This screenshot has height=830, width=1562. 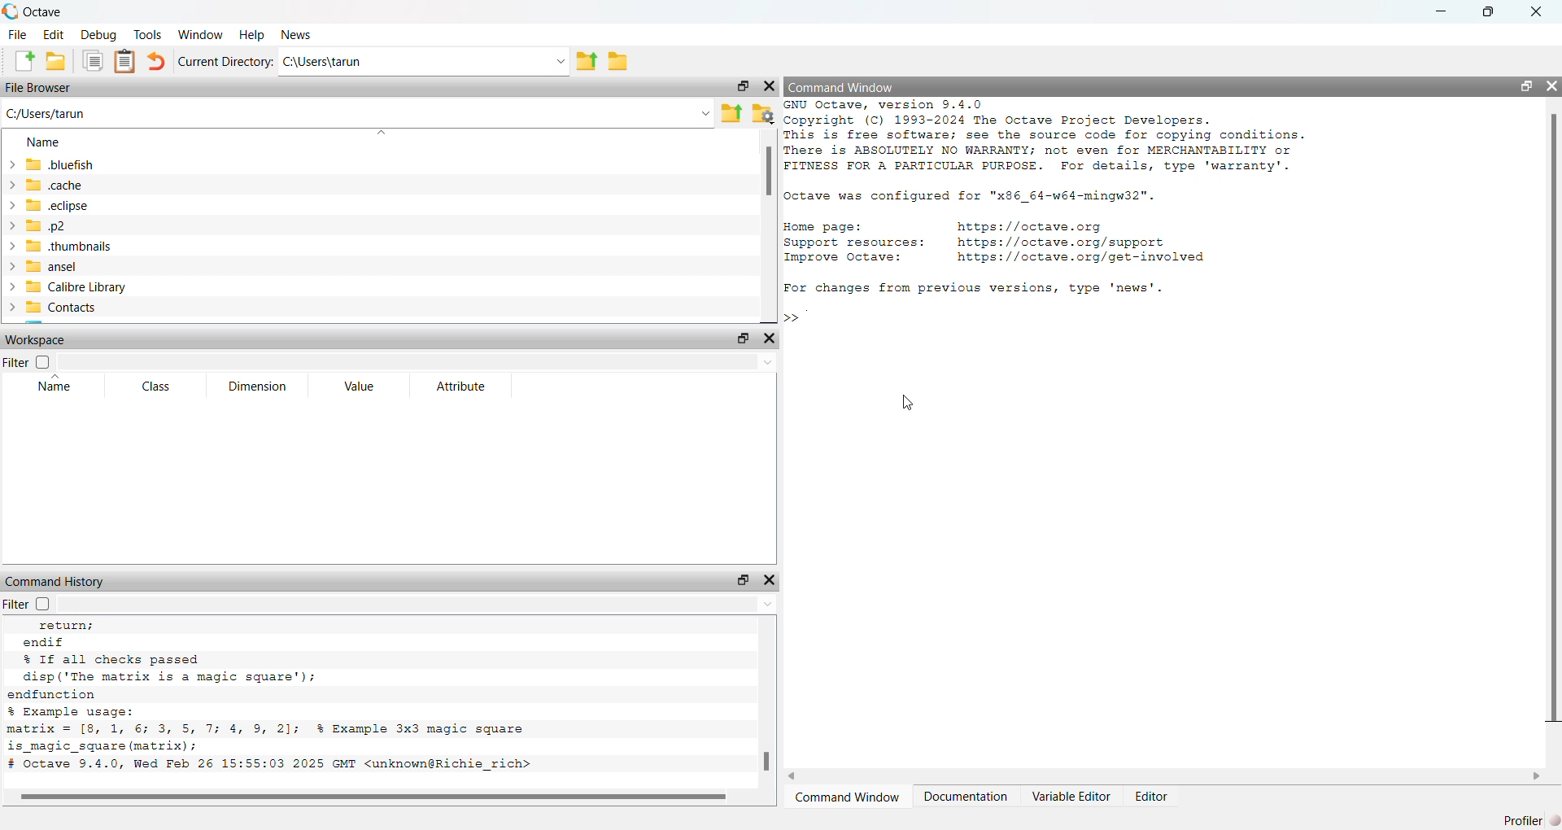 What do you see at coordinates (57, 246) in the screenshot?
I see `.thumbnails` at bounding box center [57, 246].